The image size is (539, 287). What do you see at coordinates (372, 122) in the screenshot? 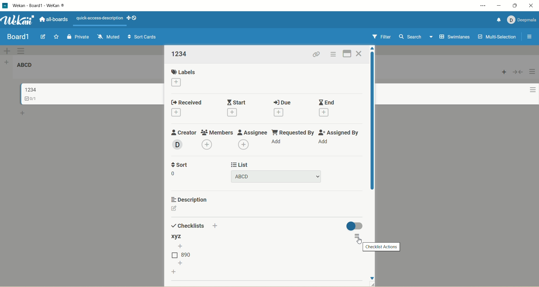
I see `vertical scroll bar` at bounding box center [372, 122].